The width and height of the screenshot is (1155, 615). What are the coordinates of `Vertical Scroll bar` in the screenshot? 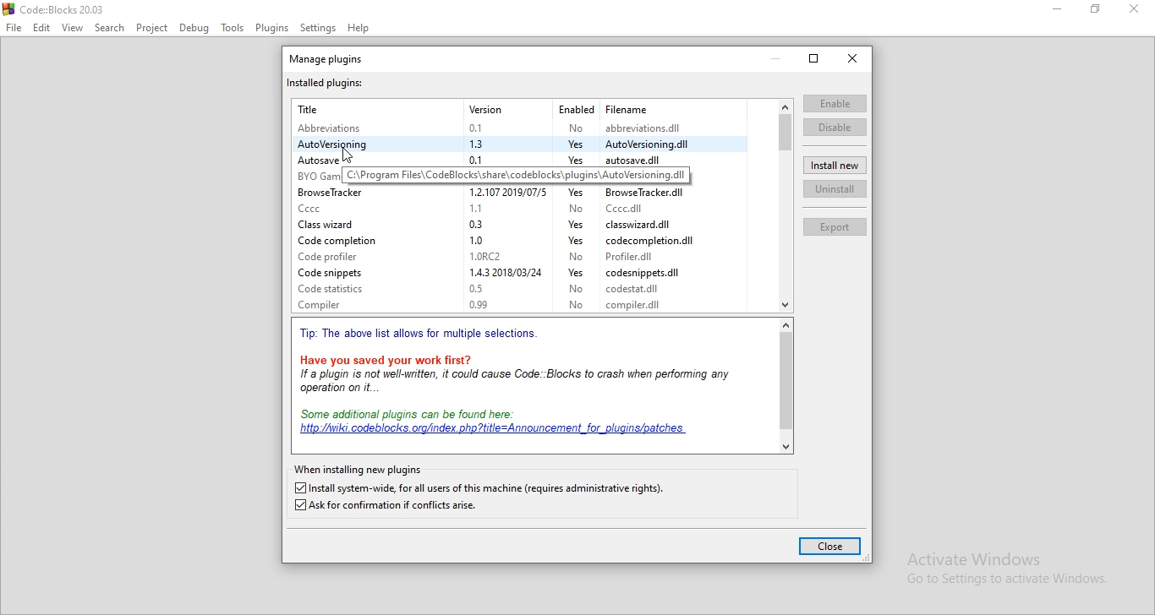 It's located at (786, 380).